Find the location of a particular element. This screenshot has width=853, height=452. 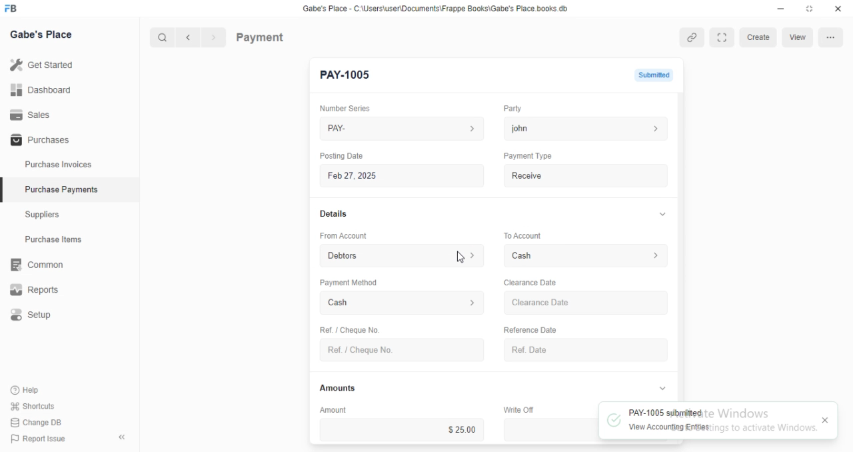

PAY- is located at coordinates (403, 129).